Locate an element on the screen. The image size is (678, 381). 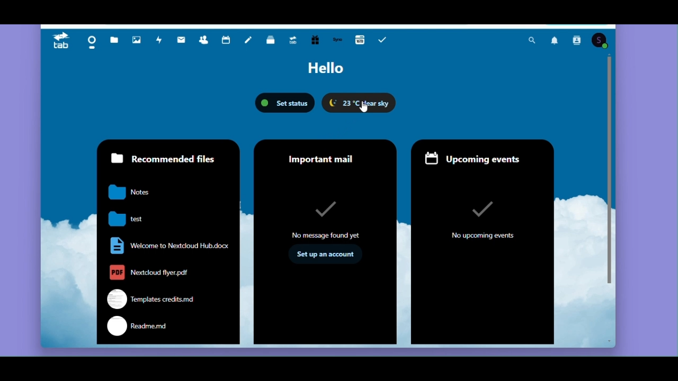
Free trial is located at coordinates (316, 41).